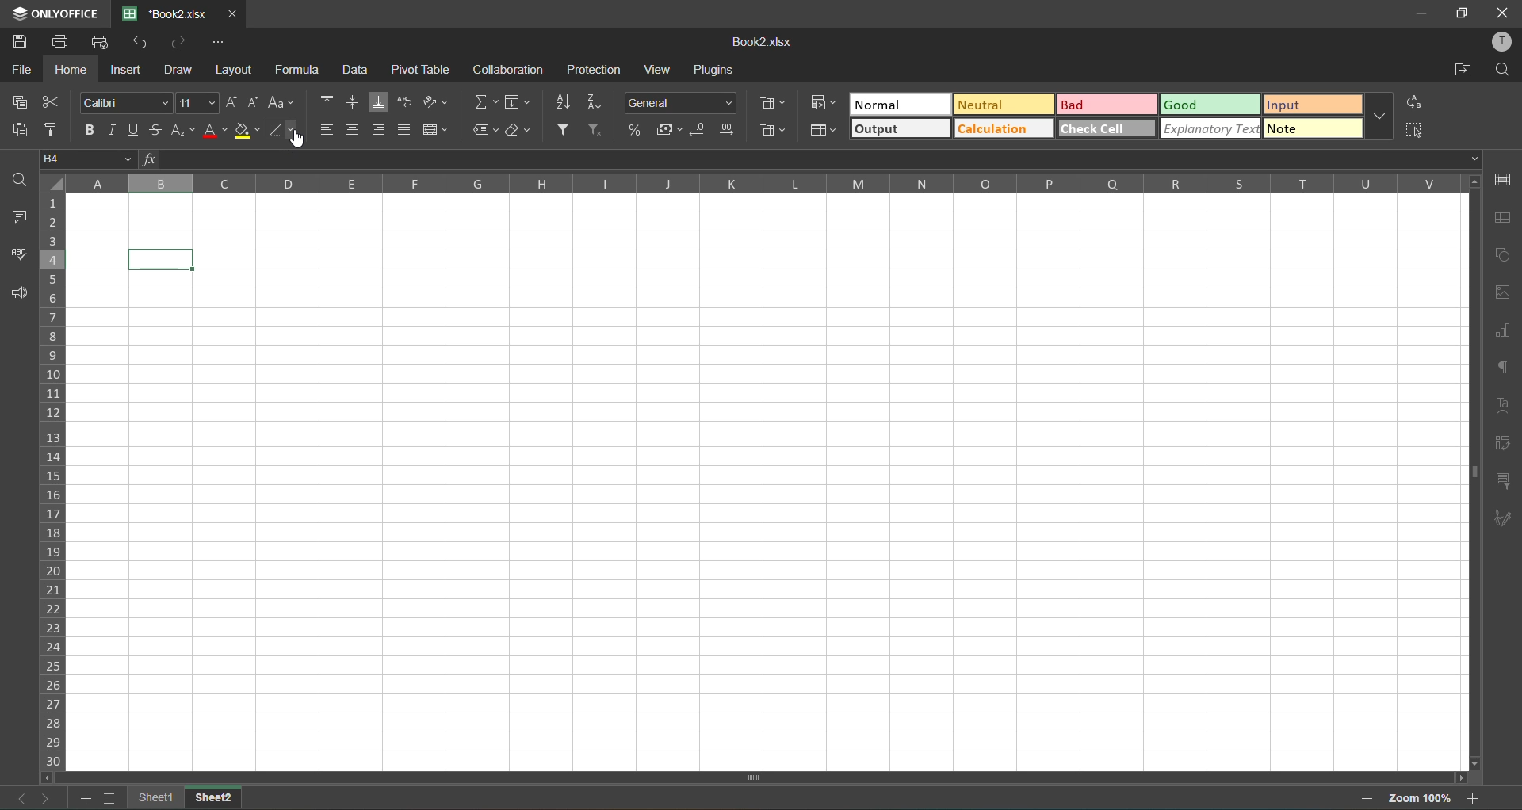 This screenshot has height=810, width=1522. Describe the element at coordinates (1501, 43) in the screenshot. I see `profile` at that location.